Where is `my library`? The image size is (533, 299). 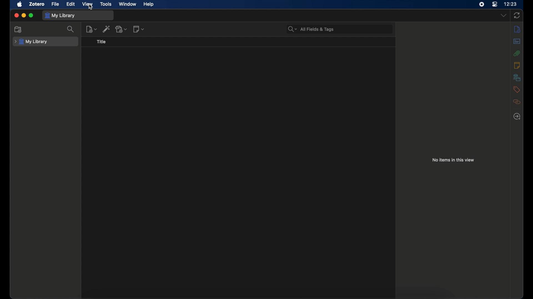
my library is located at coordinates (31, 42).